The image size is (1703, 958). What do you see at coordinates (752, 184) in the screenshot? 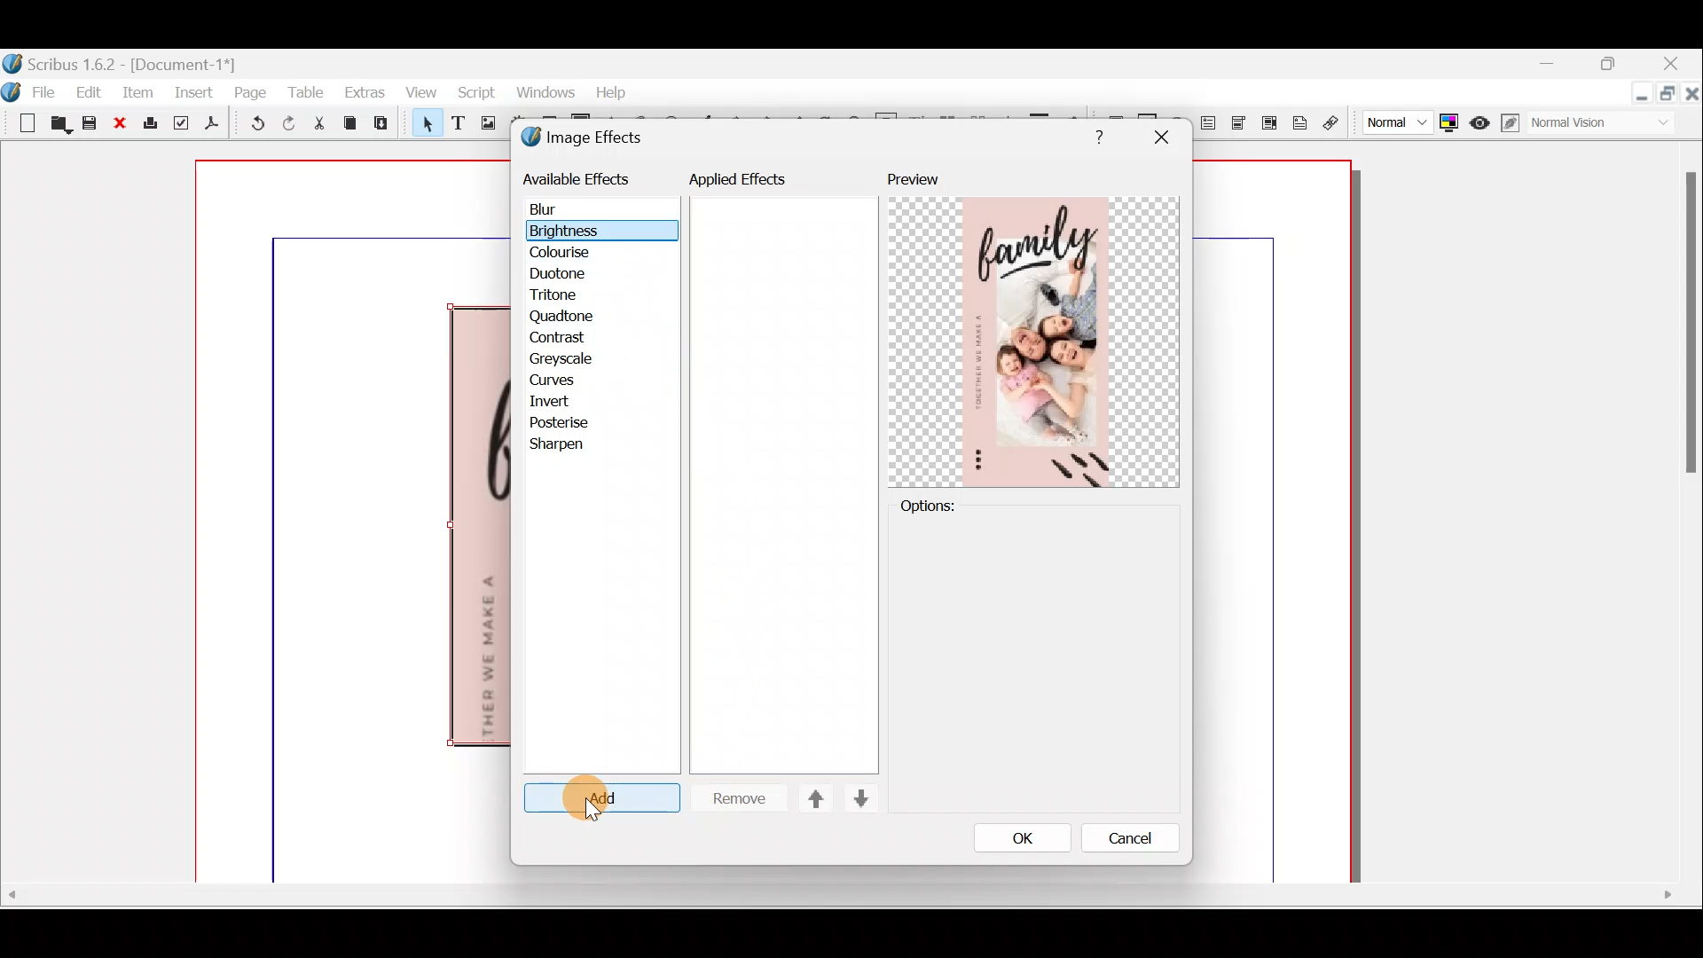
I see `Applied effects` at bounding box center [752, 184].